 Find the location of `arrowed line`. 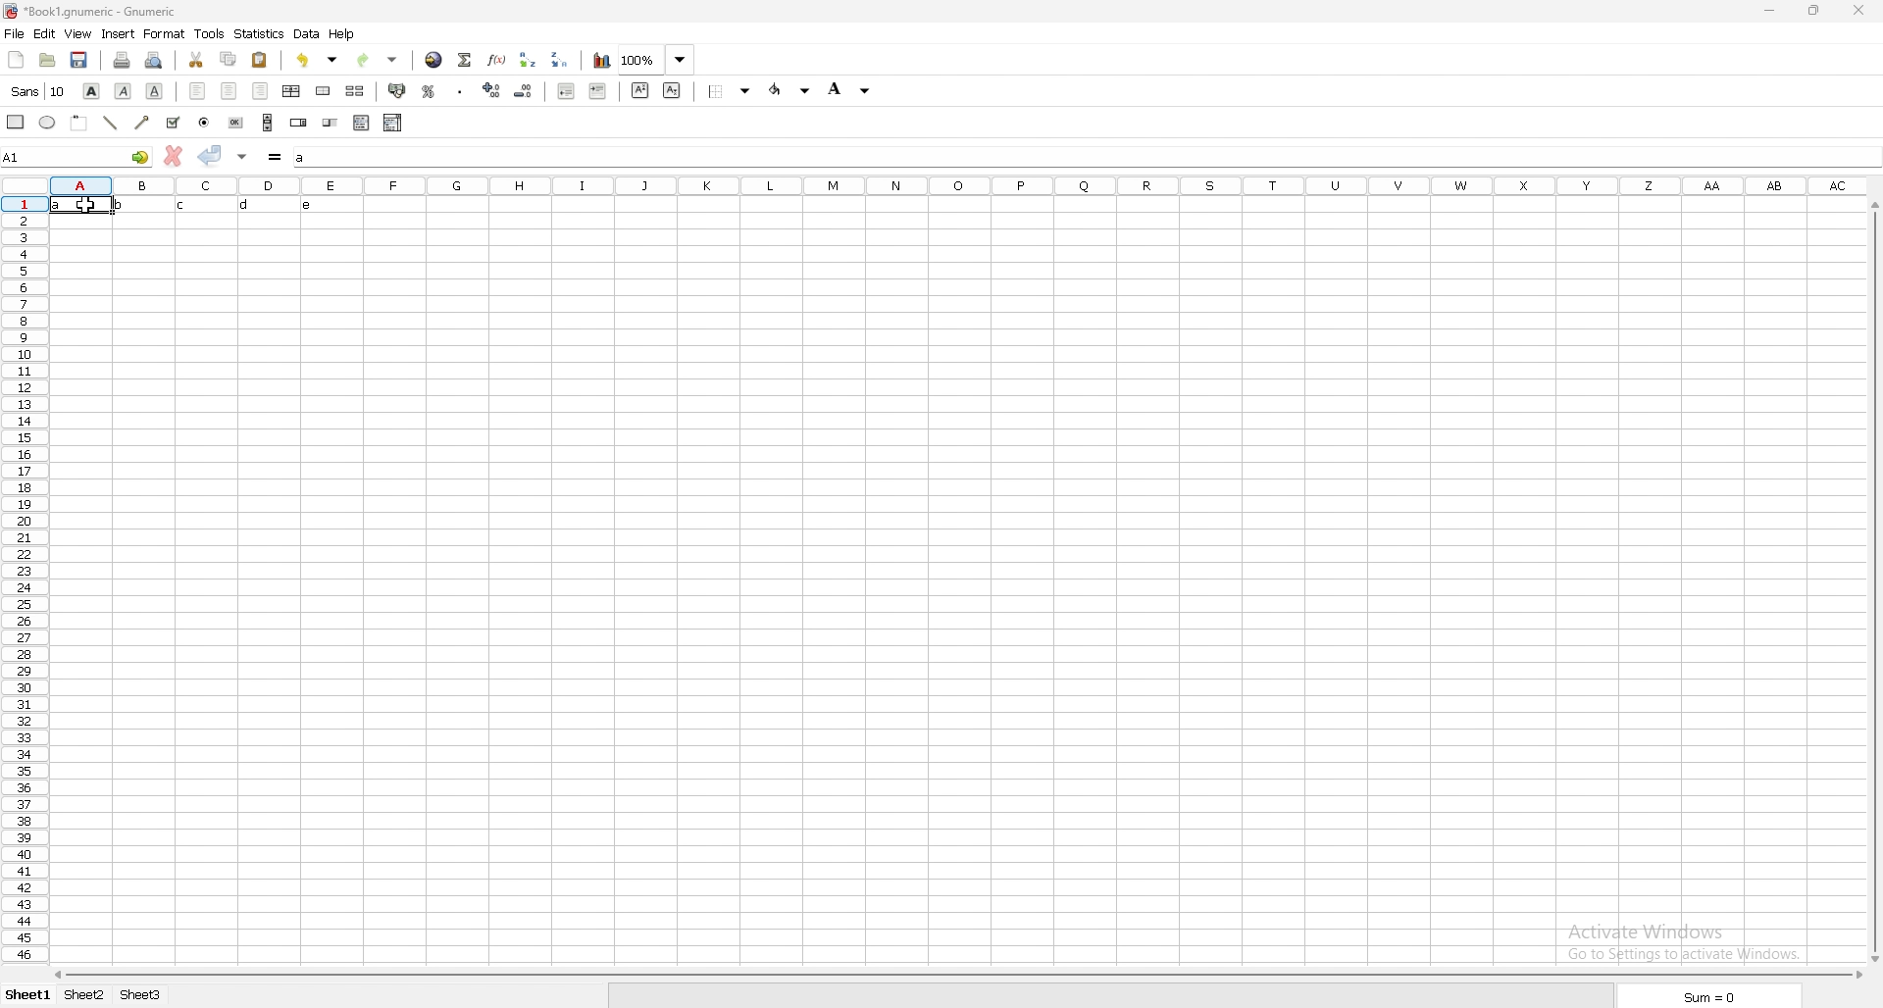

arrowed line is located at coordinates (145, 122).